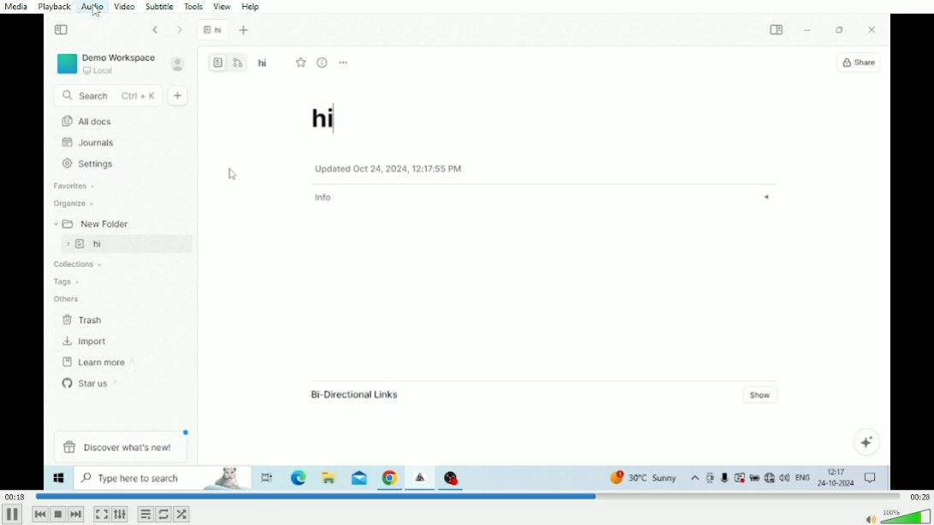 The height and width of the screenshot is (525, 934). Describe the element at coordinates (95, 11) in the screenshot. I see `cursor` at that location.